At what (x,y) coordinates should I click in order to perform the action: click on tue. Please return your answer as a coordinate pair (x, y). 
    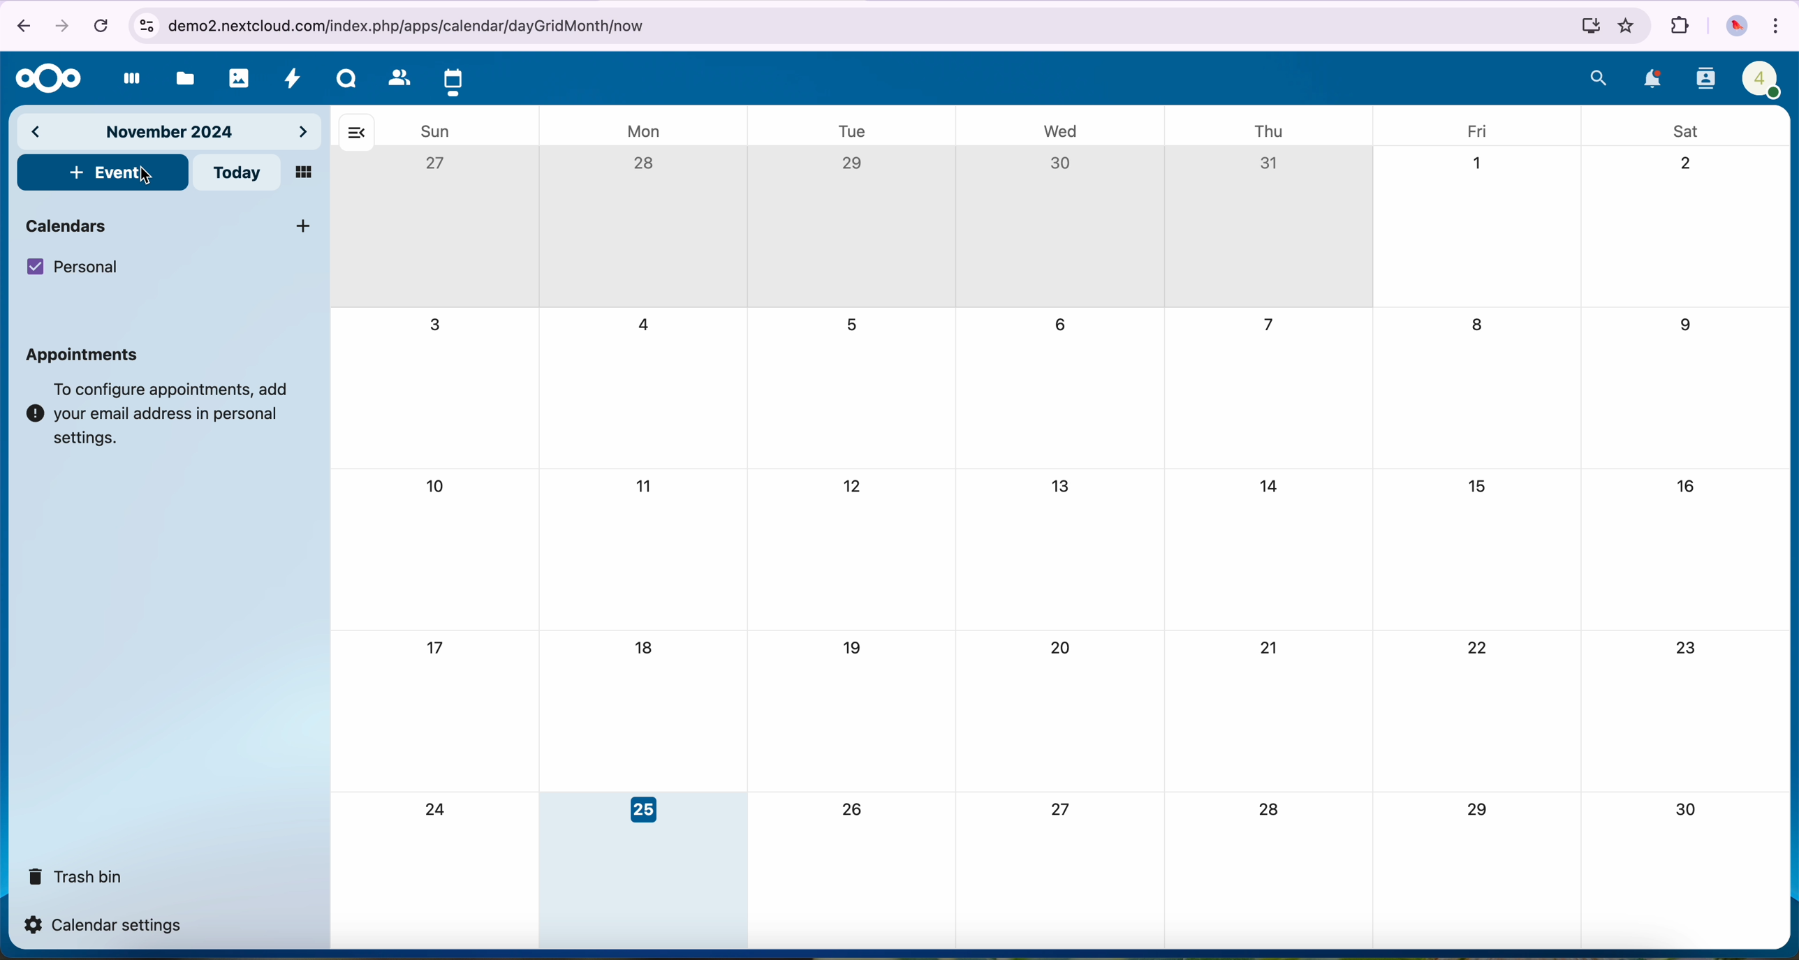
    Looking at the image, I should click on (848, 128).